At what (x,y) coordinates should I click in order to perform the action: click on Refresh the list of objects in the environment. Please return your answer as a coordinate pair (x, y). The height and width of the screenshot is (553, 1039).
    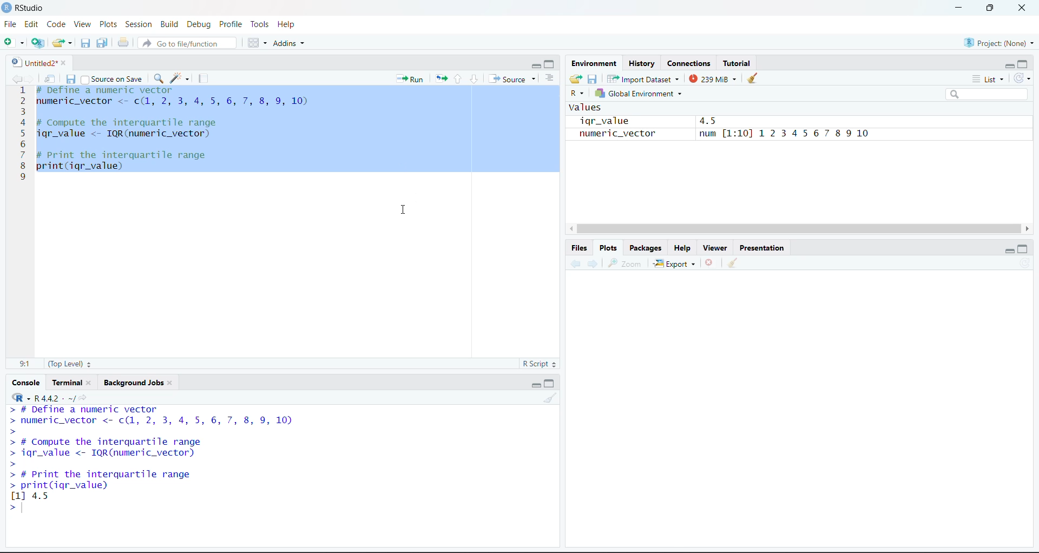
    Looking at the image, I should click on (1025, 80).